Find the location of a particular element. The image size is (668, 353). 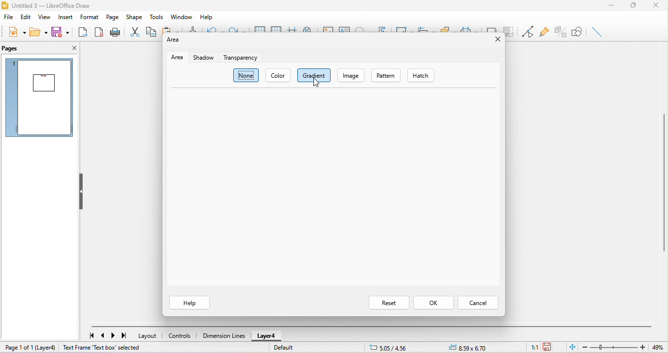

help is located at coordinates (188, 302).